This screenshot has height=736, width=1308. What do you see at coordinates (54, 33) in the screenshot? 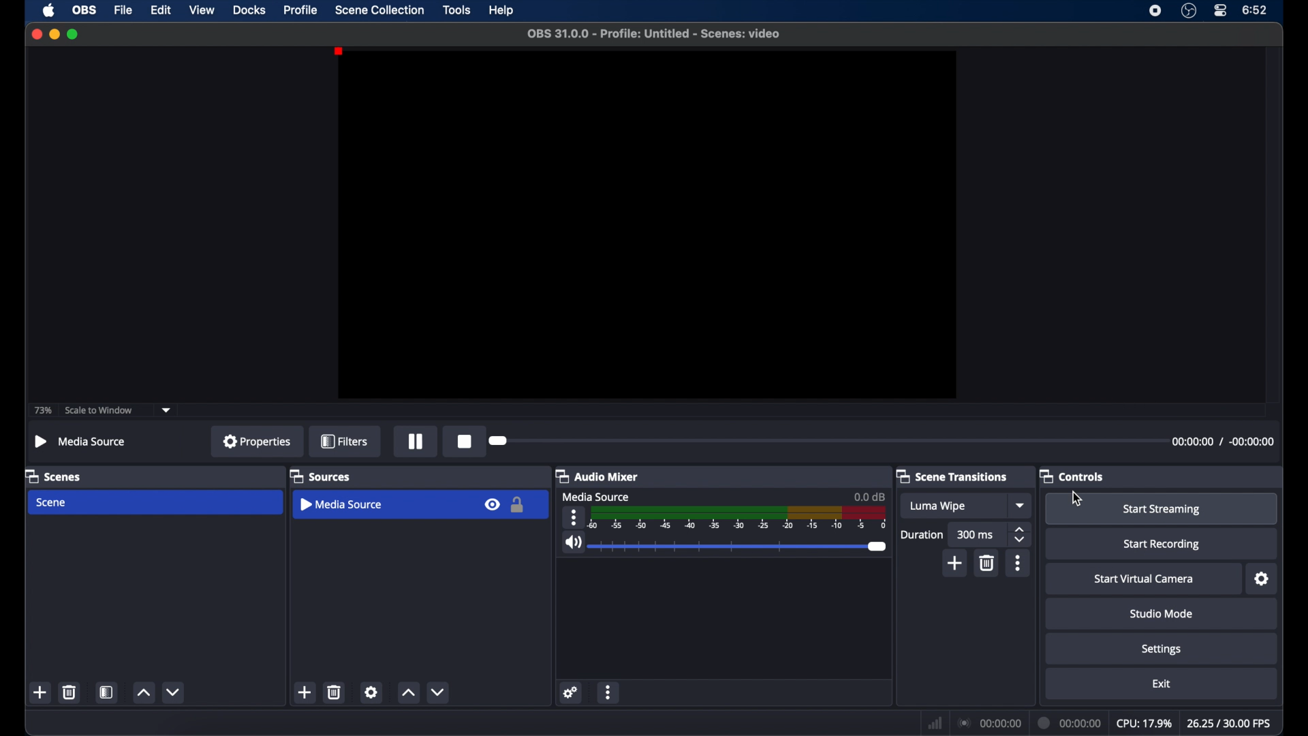
I see `minimize` at bounding box center [54, 33].